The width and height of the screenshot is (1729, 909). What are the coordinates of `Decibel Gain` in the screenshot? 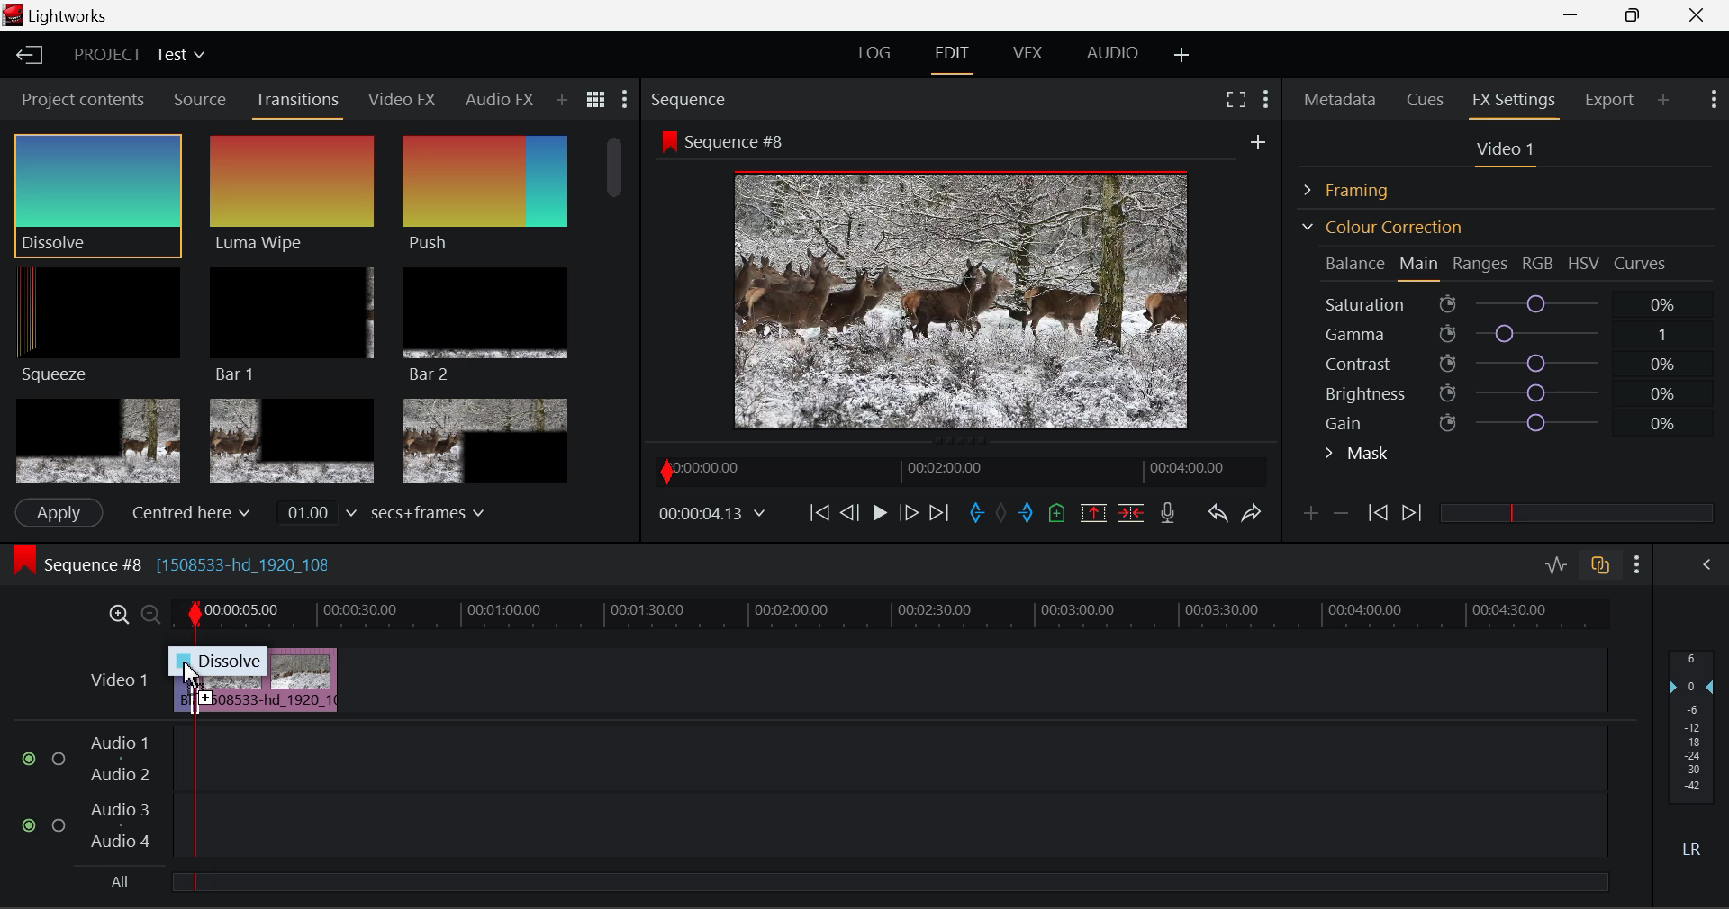 It's located at (1690, 758).